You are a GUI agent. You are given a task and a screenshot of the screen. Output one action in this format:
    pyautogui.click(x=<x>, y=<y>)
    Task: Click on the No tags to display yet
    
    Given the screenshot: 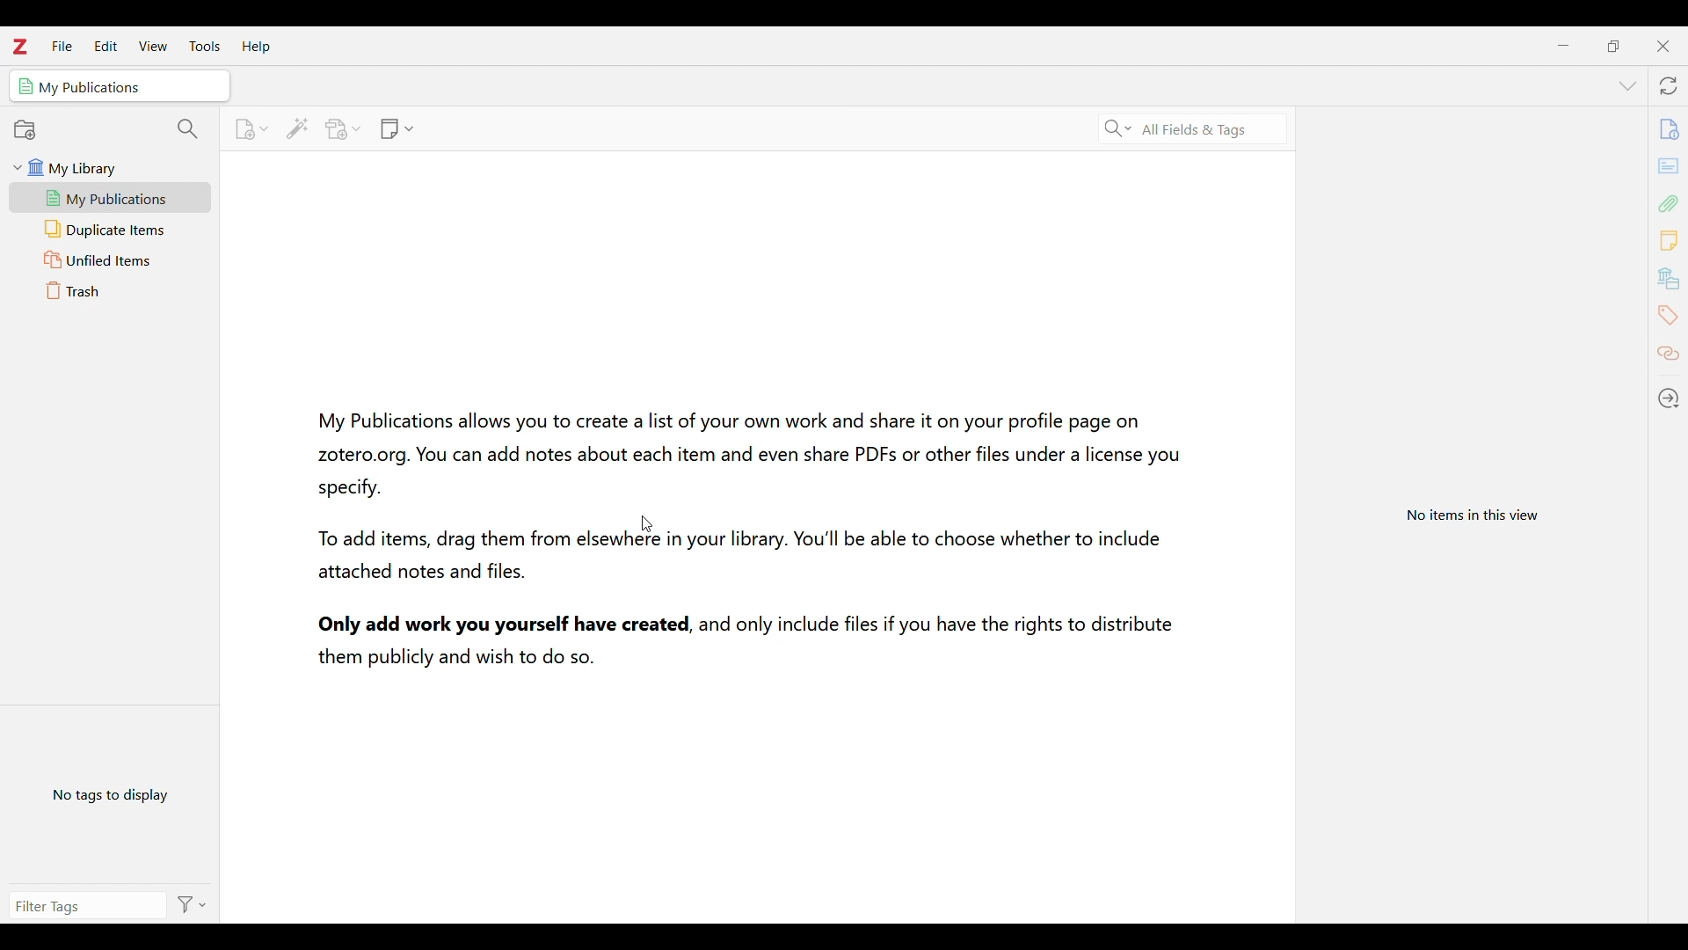 What is the action you would take?
    pyautogui.click(x=111, y=793)
    